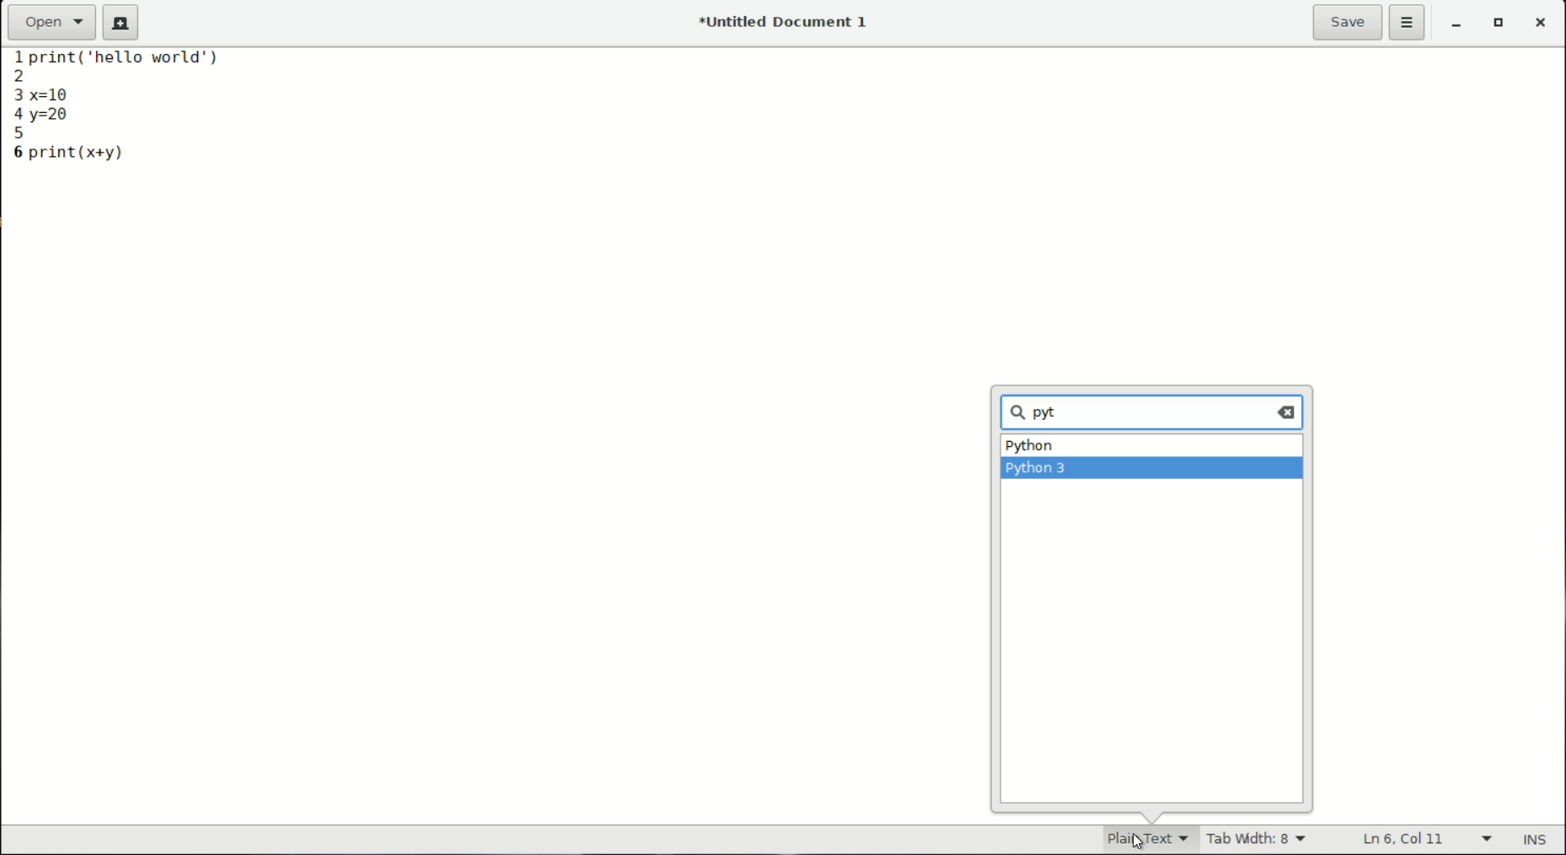 This screenshot has height=855, width=1566. Describe the element at coordinates (52, 21) in the screenshot. I see `open` at that location.